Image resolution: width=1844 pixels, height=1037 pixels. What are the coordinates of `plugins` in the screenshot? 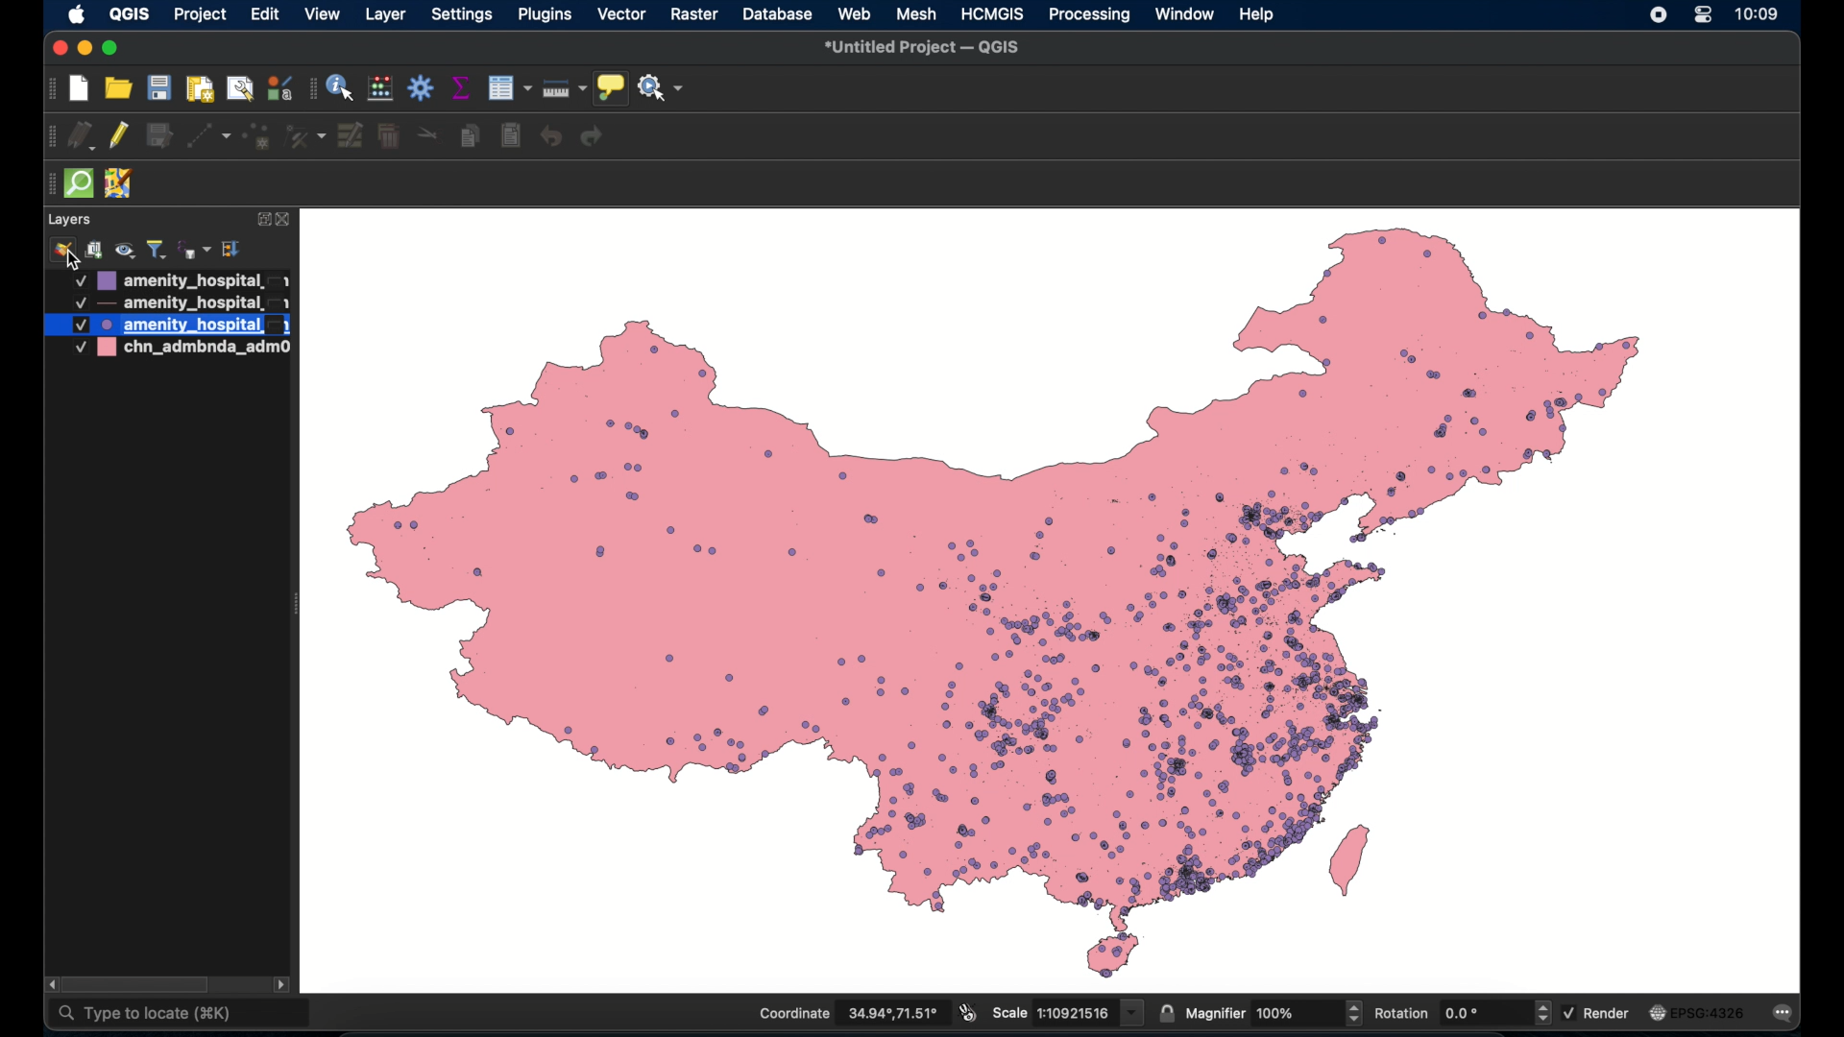 It's located at (546, 14).